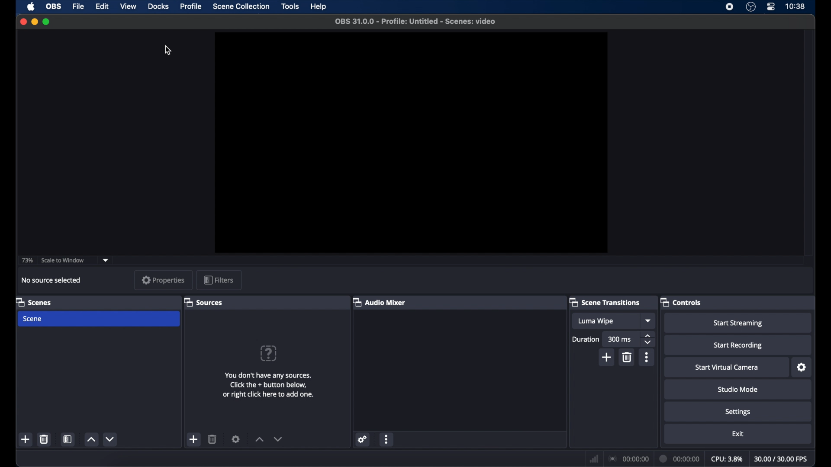  Describe the element at coordinates (237, 439) in the screenshot. I see `sources settings` at that location.